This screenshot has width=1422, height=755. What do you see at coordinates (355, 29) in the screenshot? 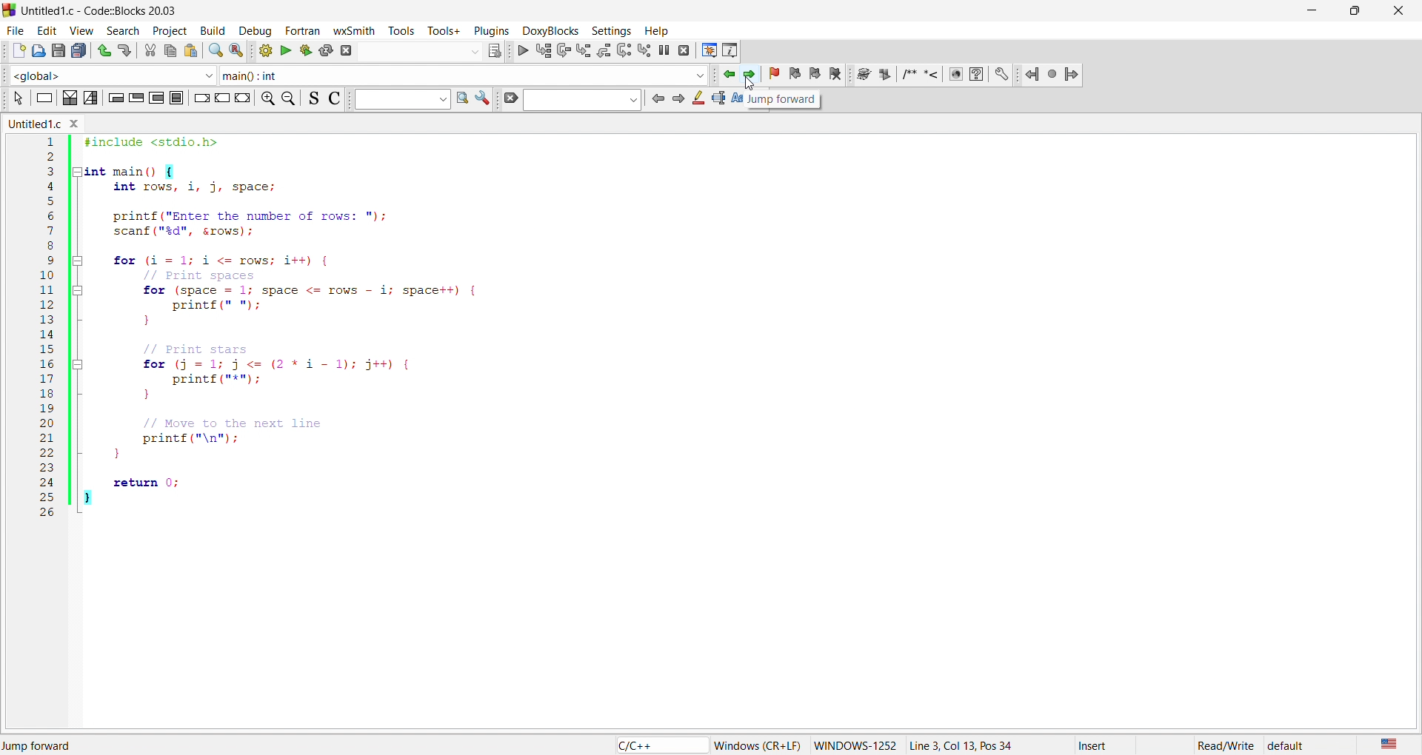
I see `wxsmith` at bounding box center [355, 29].